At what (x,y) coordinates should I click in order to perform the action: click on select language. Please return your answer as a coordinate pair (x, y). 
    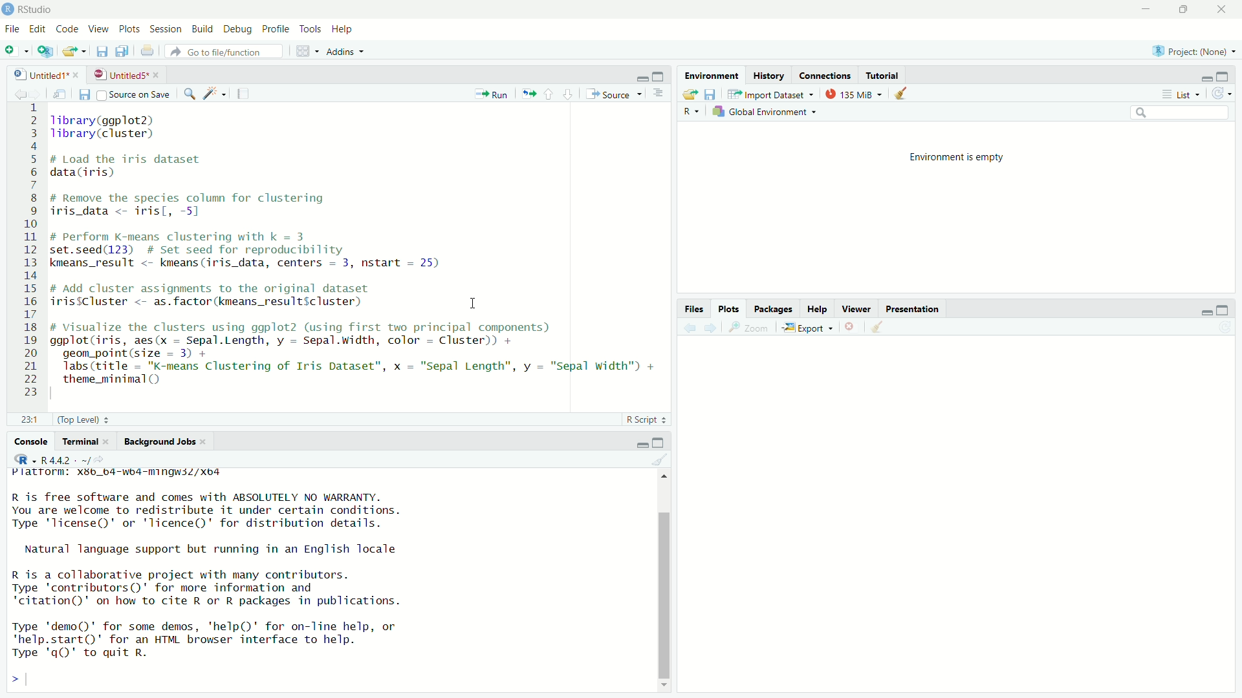
    Looking at the image, I should click on (693, 112).